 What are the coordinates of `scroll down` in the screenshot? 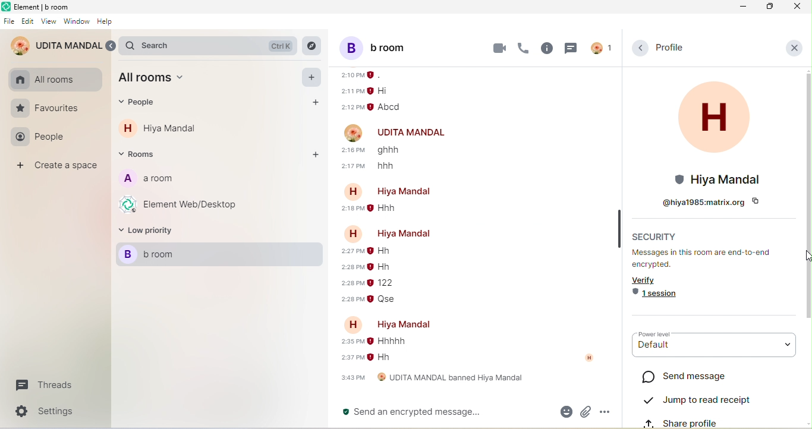 It's located at (807, 424).